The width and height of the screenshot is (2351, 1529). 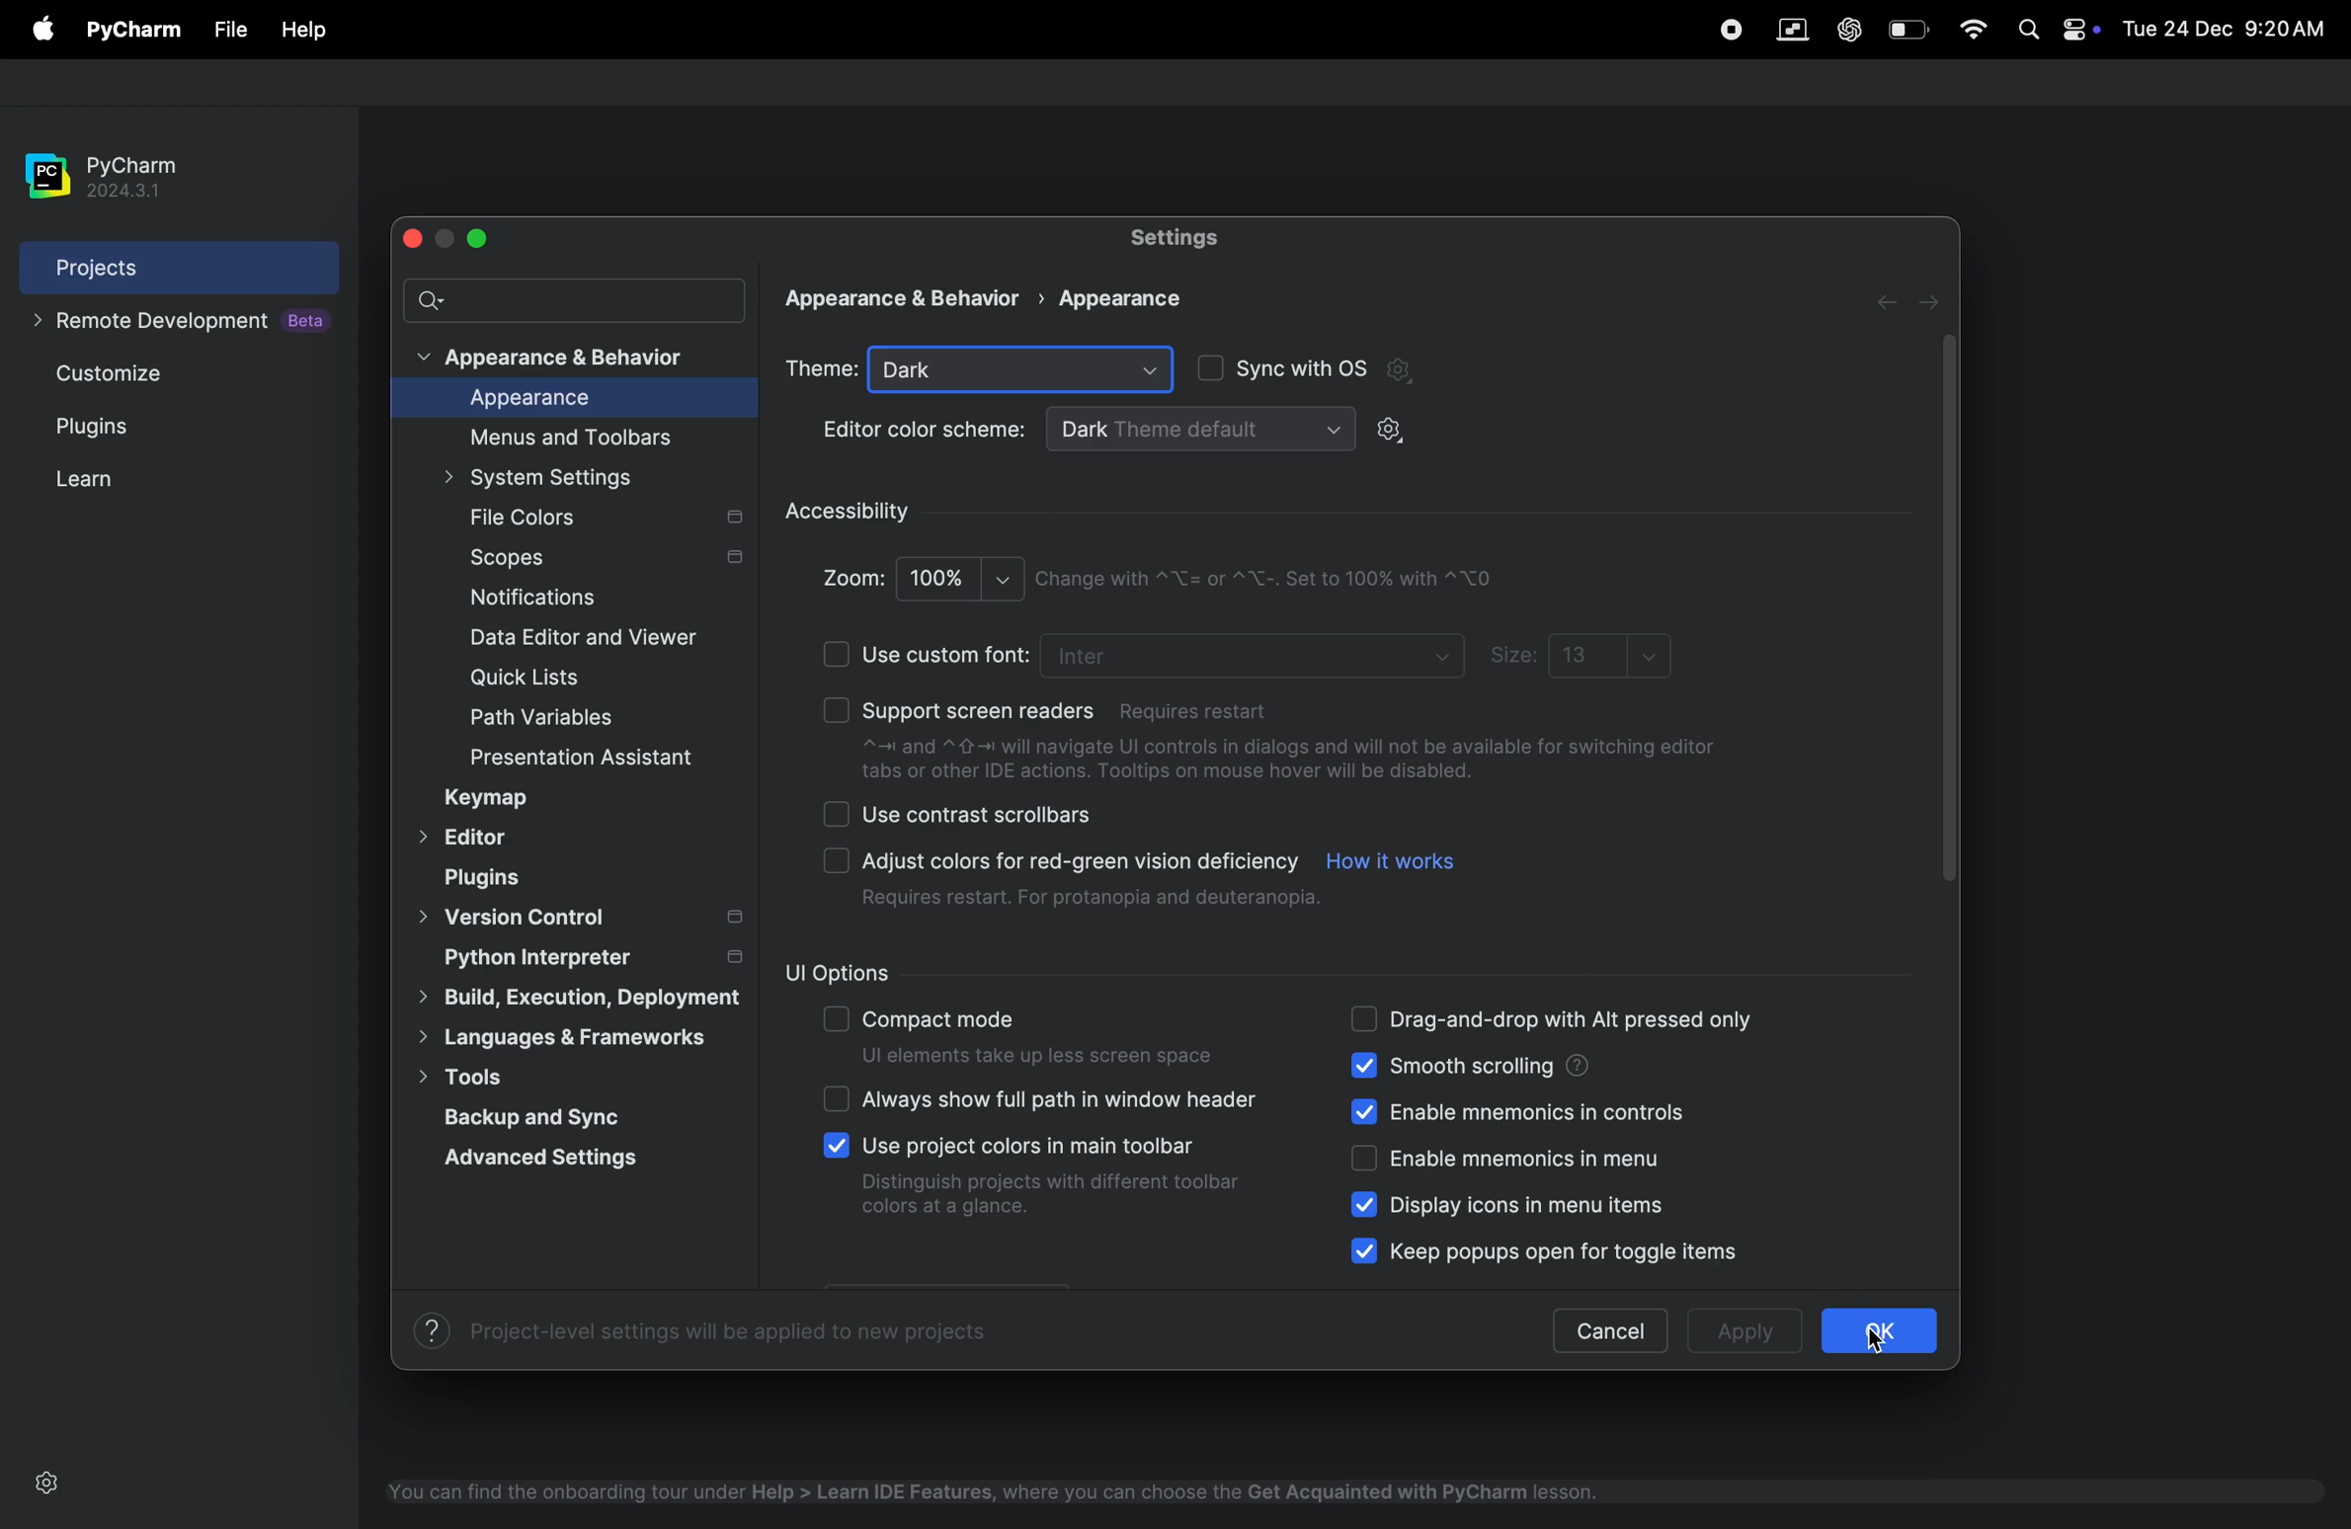 What do you see at coordinates (1365, 1205) in the screenshot?
I see `checkbox` at bounding box center [1365, 1205].